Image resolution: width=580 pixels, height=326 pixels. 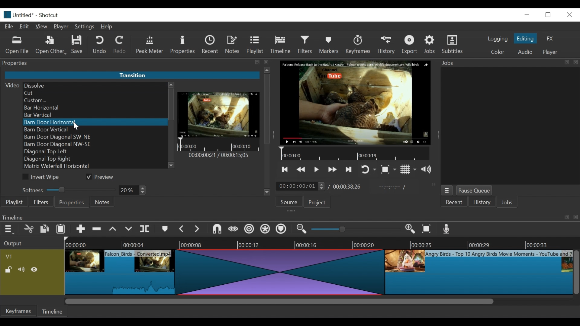 I want to click on Edit, so click(x=26, y=26).